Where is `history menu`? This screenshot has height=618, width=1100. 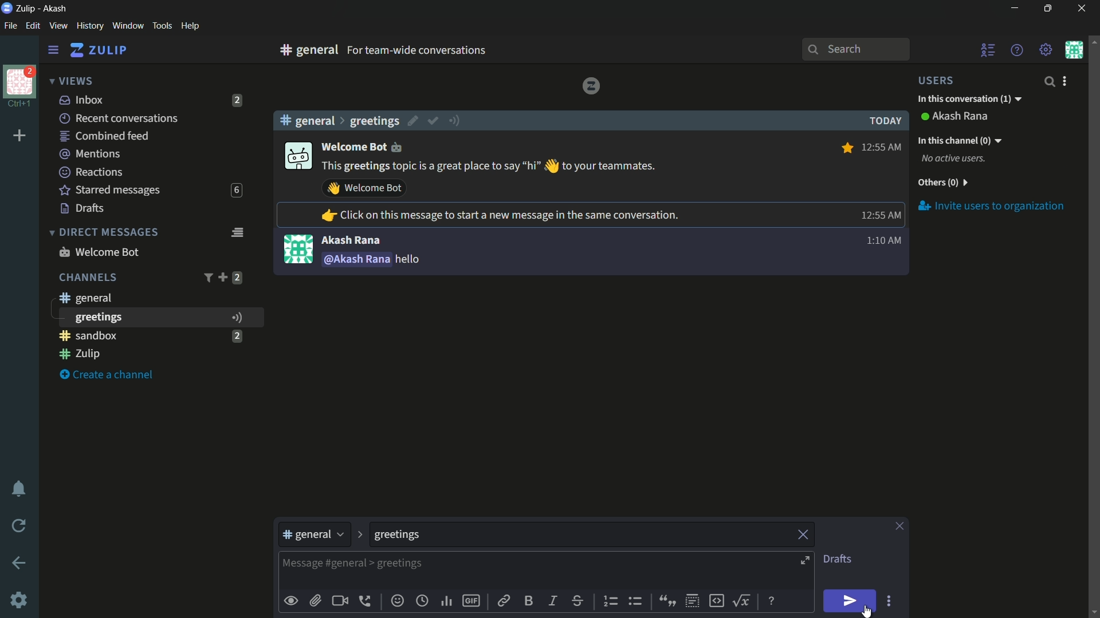 history menu is located at coordinates (90, 25).